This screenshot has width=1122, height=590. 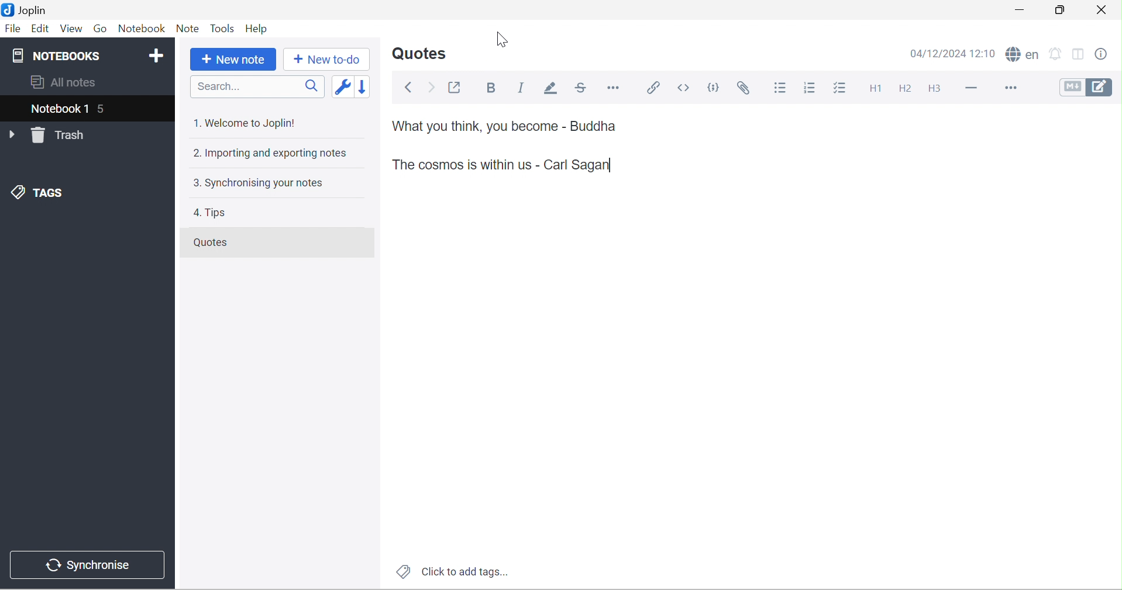 What do you see at coordinates (503, 39) in the screenshot?
I see `Cursor` at bounding box center [503, 39].